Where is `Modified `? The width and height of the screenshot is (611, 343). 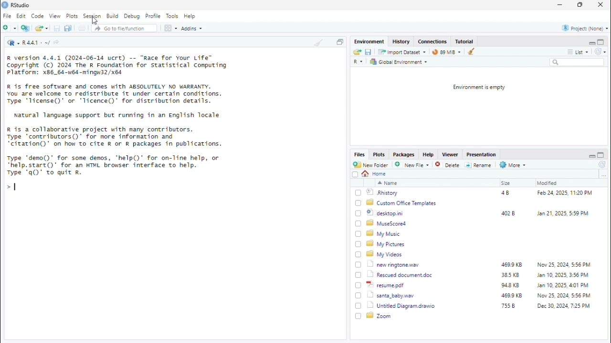 Modified  is located at coordinates (548, 183).